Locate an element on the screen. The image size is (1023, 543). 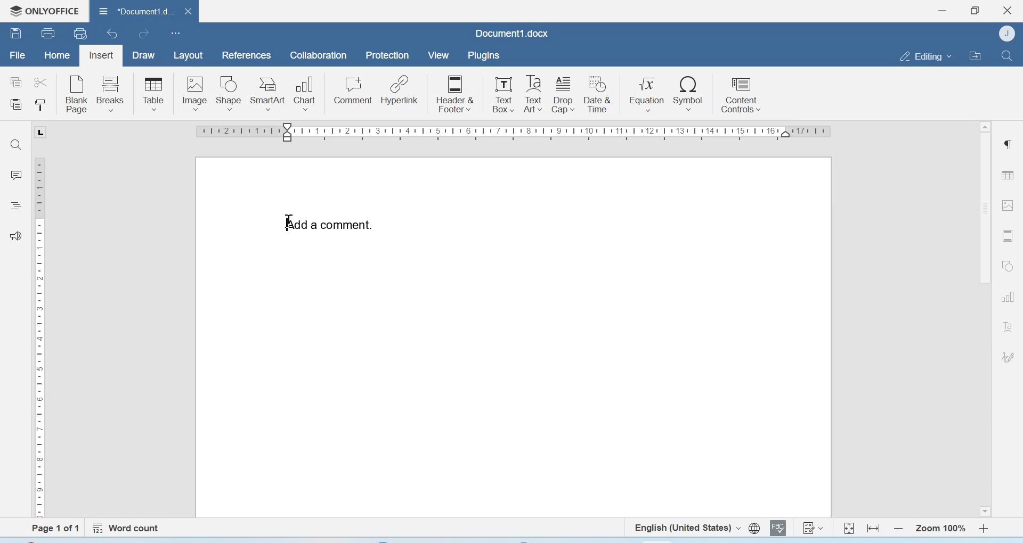
Content controls is located at coordinates (740, 93).